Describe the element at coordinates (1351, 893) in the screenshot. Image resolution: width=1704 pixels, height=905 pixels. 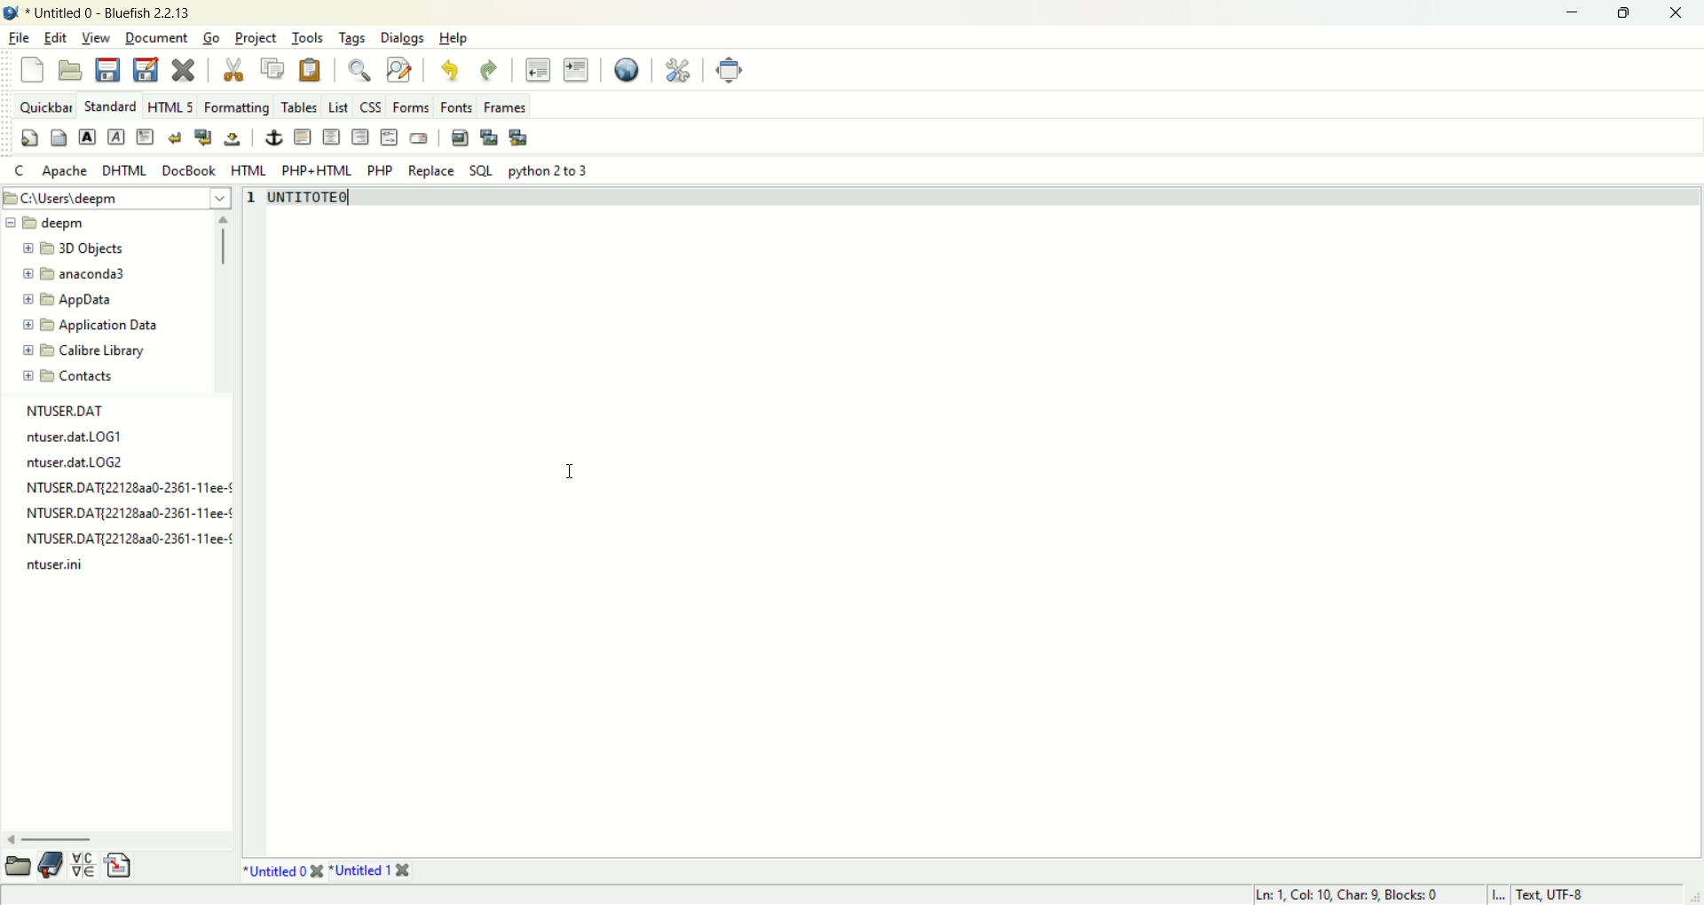
I see `Ln 1, Col 10, Char 9, Blocks:0` at that location.